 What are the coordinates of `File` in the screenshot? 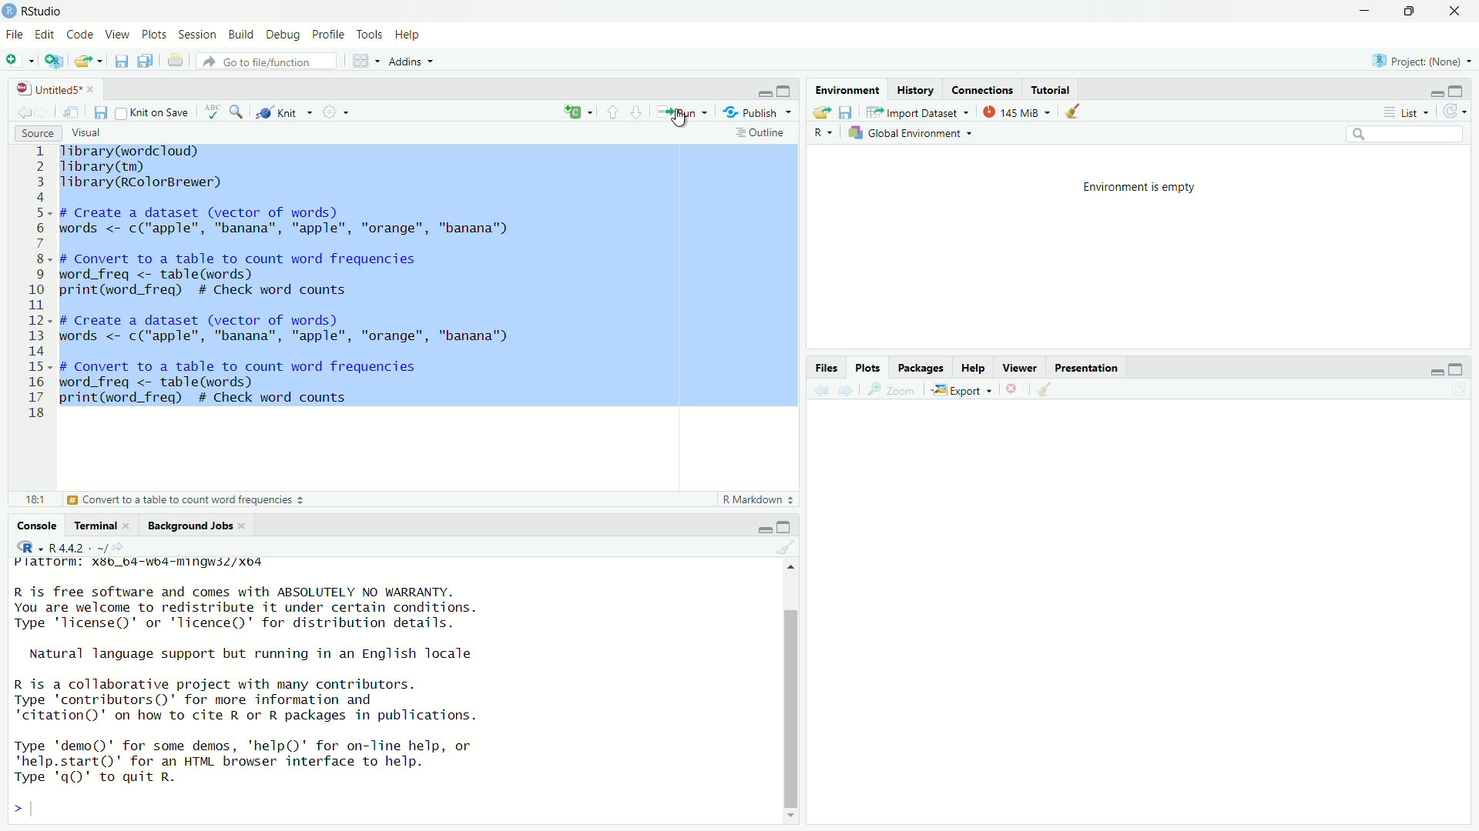 It's located at (13, 34).